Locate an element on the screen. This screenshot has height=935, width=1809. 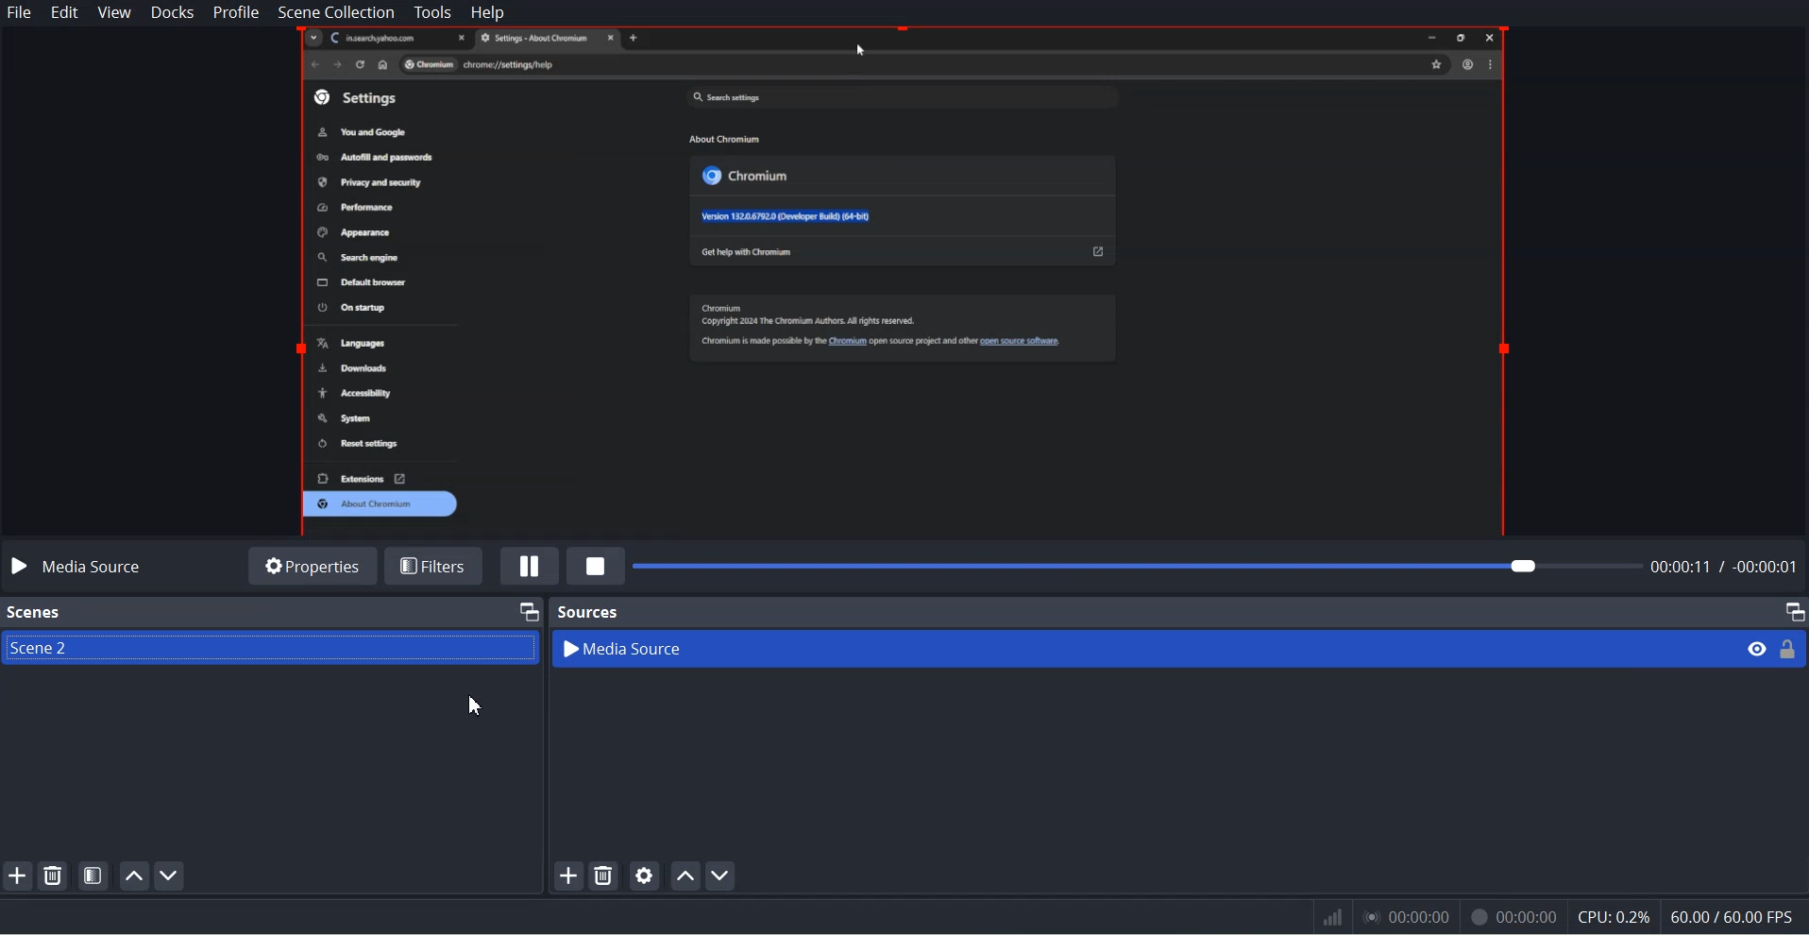
Docks is located at coordinates (172, 13).